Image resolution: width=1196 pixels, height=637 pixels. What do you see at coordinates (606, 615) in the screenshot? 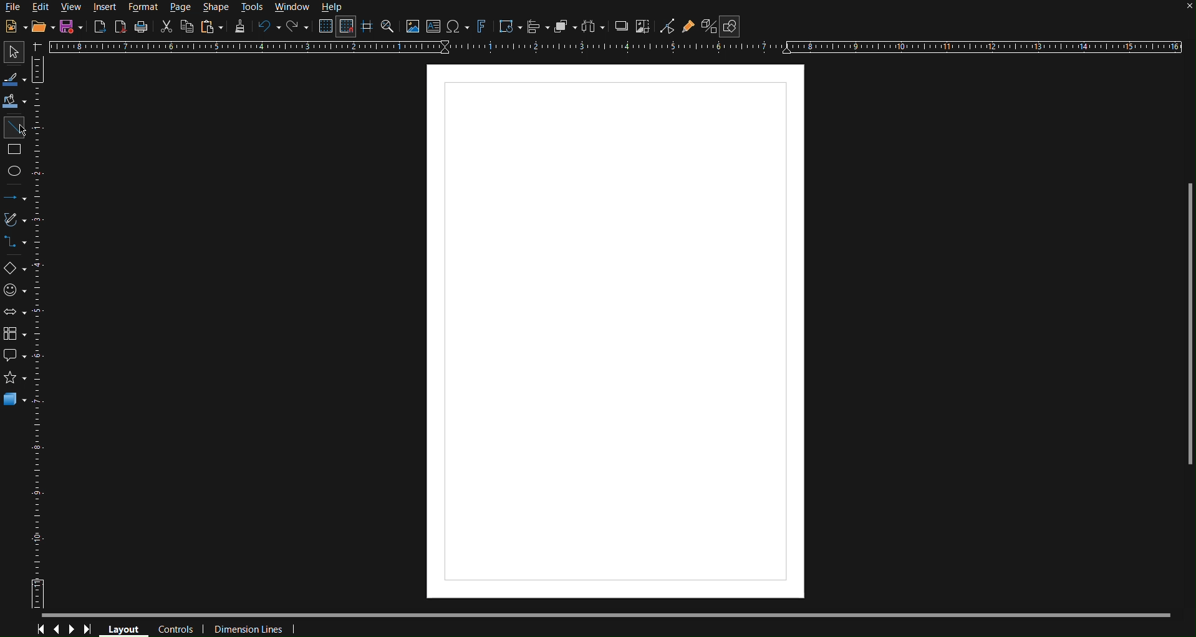
I see `Scrollbar` at bounding box center [606, 615].